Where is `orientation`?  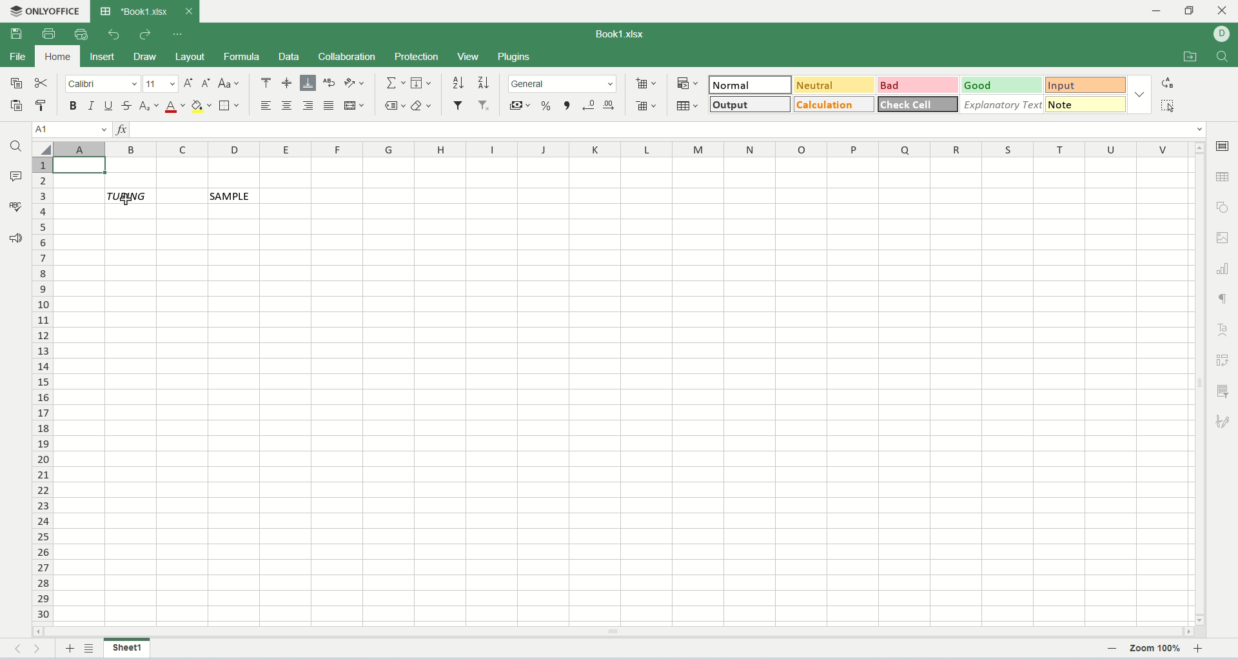 orientation is located at coordinates (355, 84).